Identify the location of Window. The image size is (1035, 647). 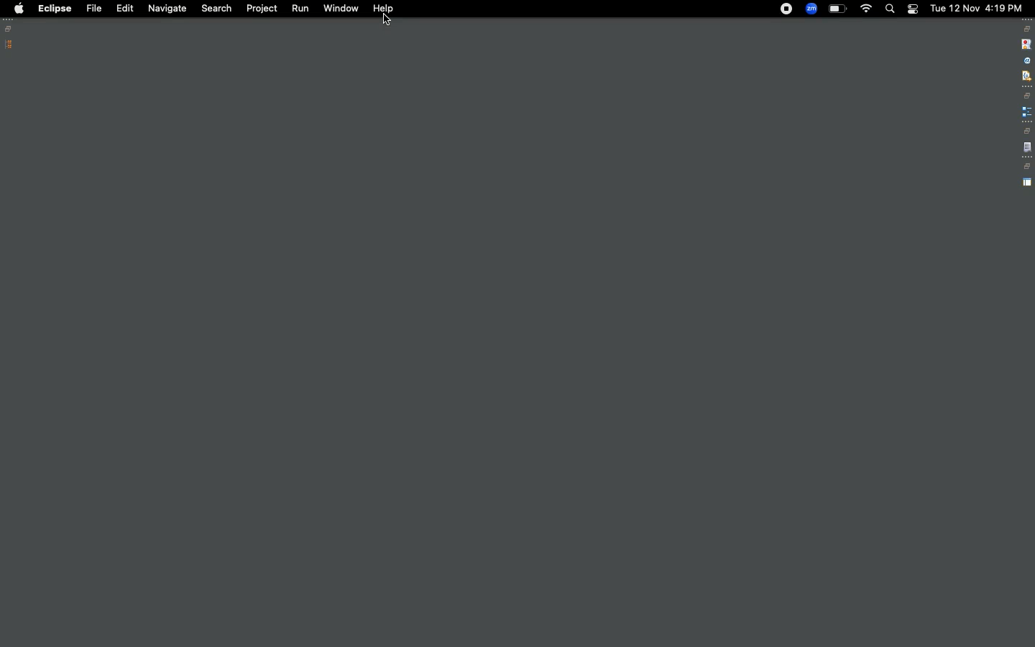
(341, 8).